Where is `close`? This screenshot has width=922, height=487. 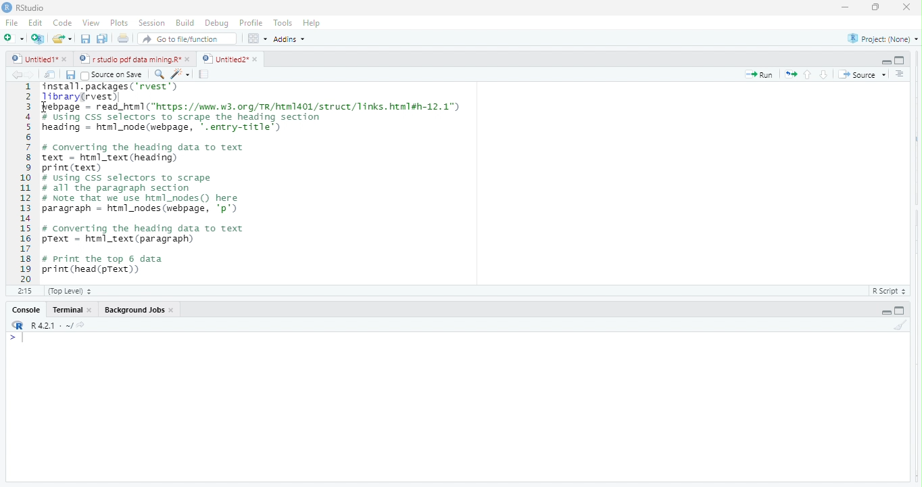
close is located at coordinates (93, 311).